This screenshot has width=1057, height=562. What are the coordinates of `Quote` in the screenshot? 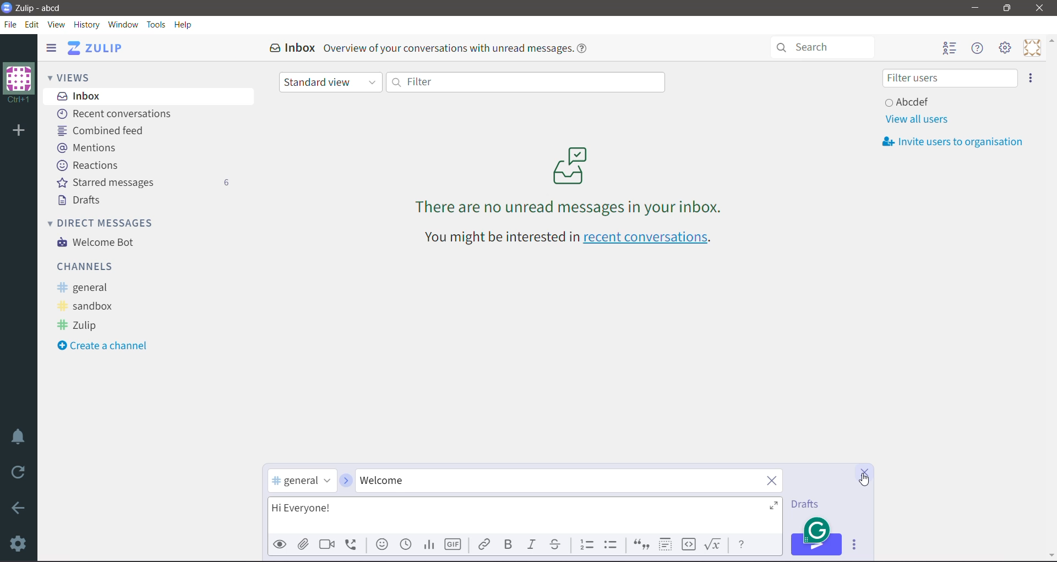 It's located at (640, 546).